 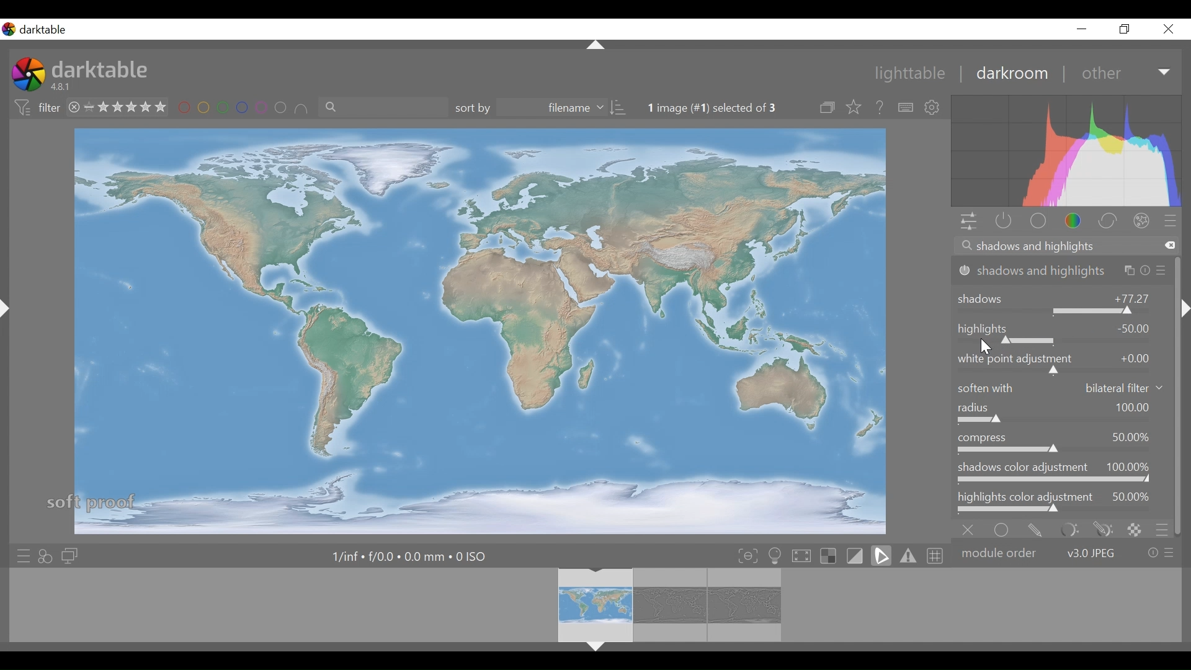 What do you see at coordinates (1127, 30) in the screenshot?
I see `restore` at bounding box center [1127, 30].